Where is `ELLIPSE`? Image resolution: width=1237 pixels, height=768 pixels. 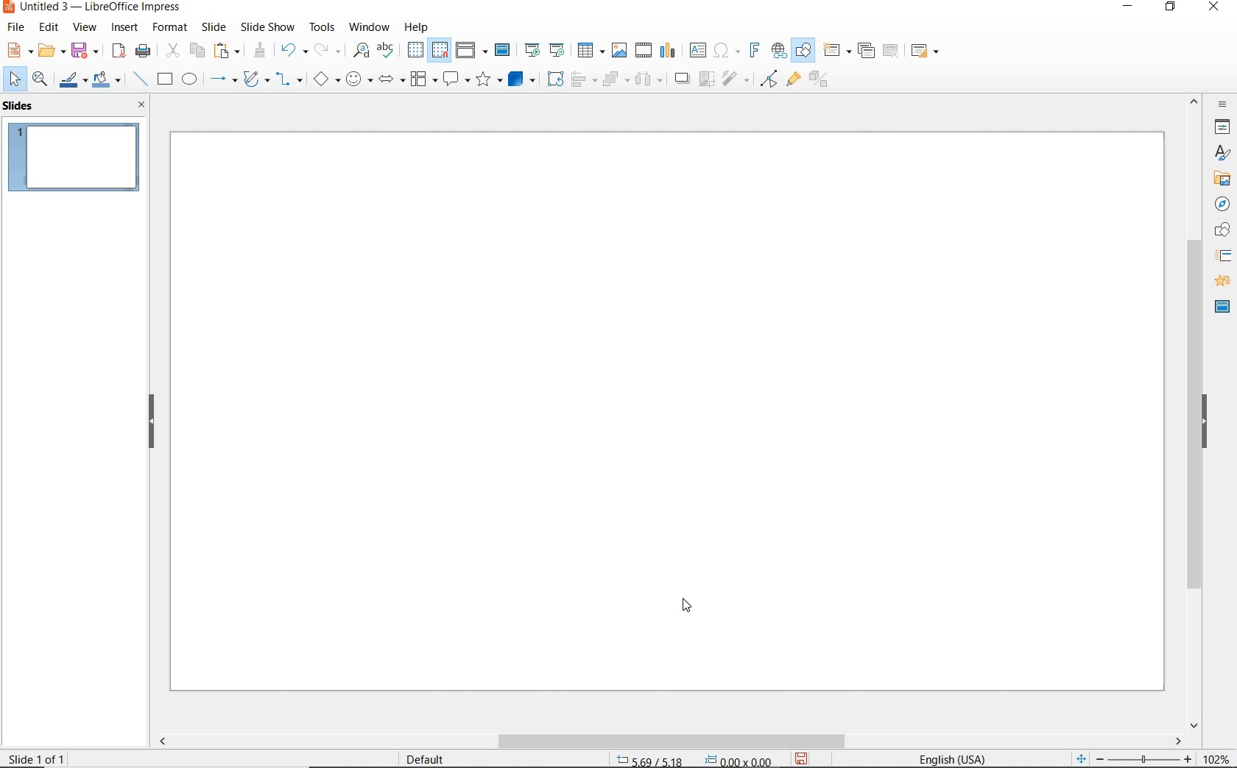
ELLIPSE is located at coordinates (190, 79).